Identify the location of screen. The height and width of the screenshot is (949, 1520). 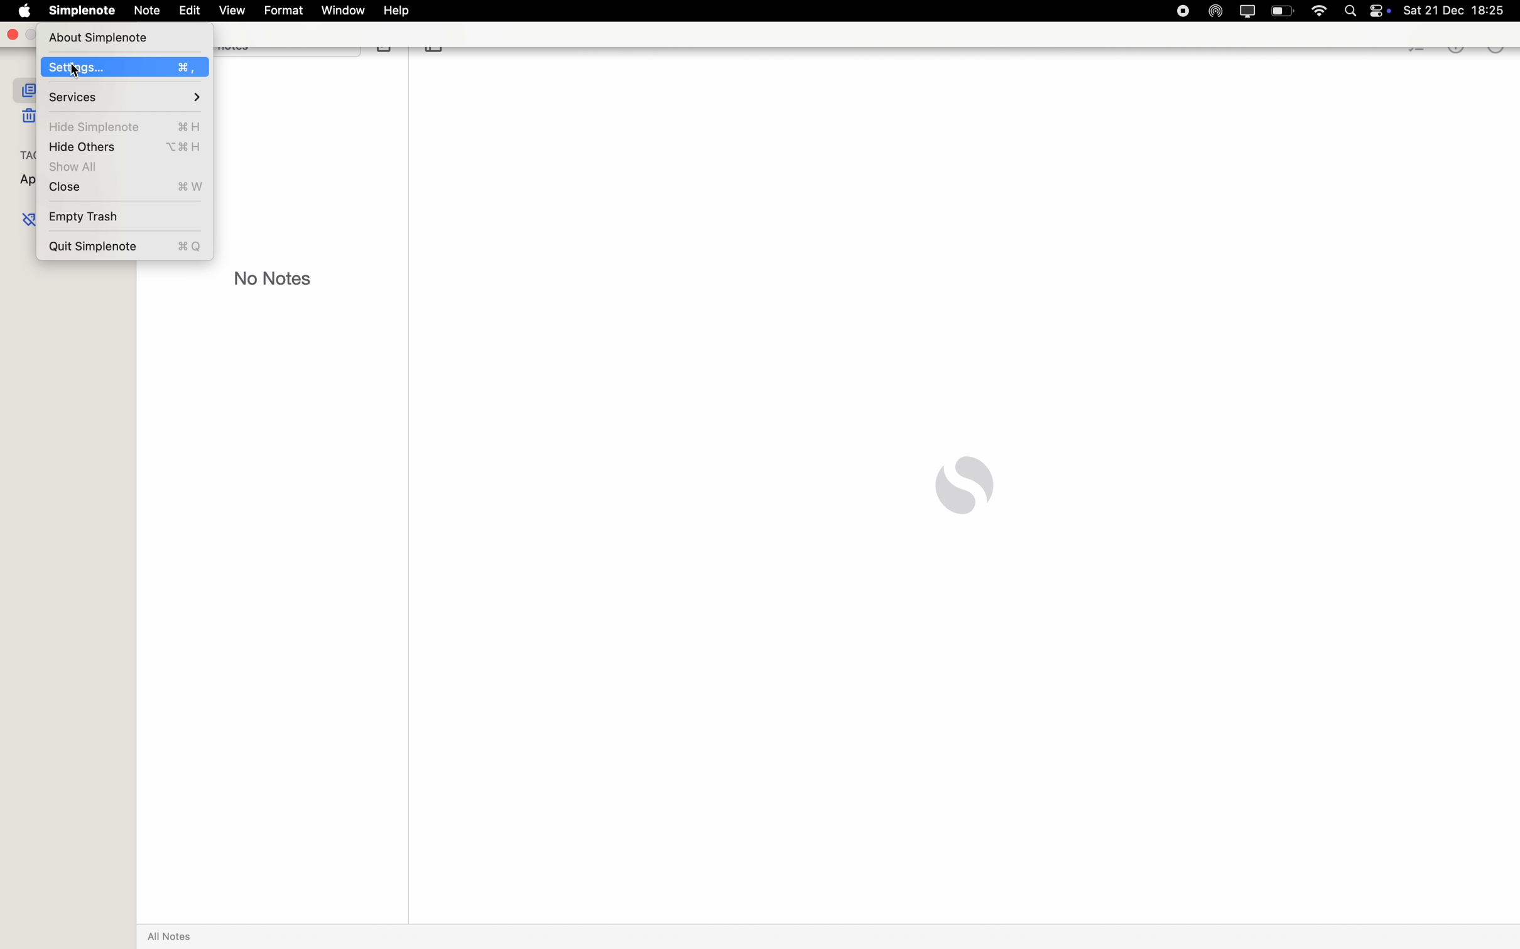
(1247, 11).